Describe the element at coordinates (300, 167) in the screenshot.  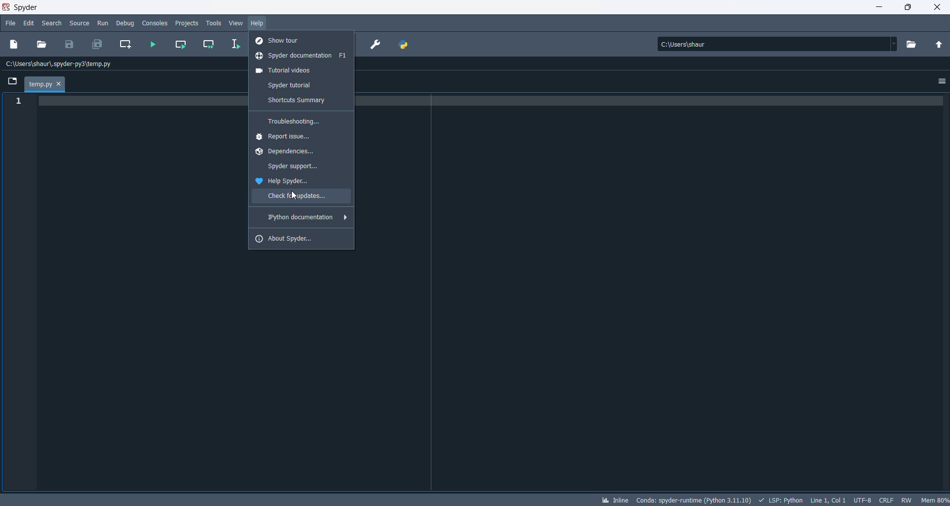
I see `spyder support` at that location.